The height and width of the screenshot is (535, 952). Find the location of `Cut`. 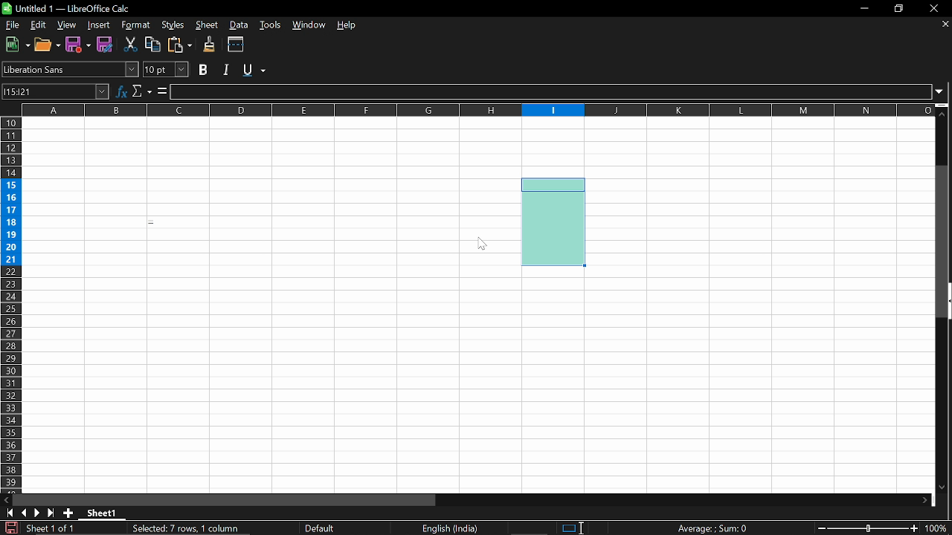

Cut is located at coordinates (131, 46).